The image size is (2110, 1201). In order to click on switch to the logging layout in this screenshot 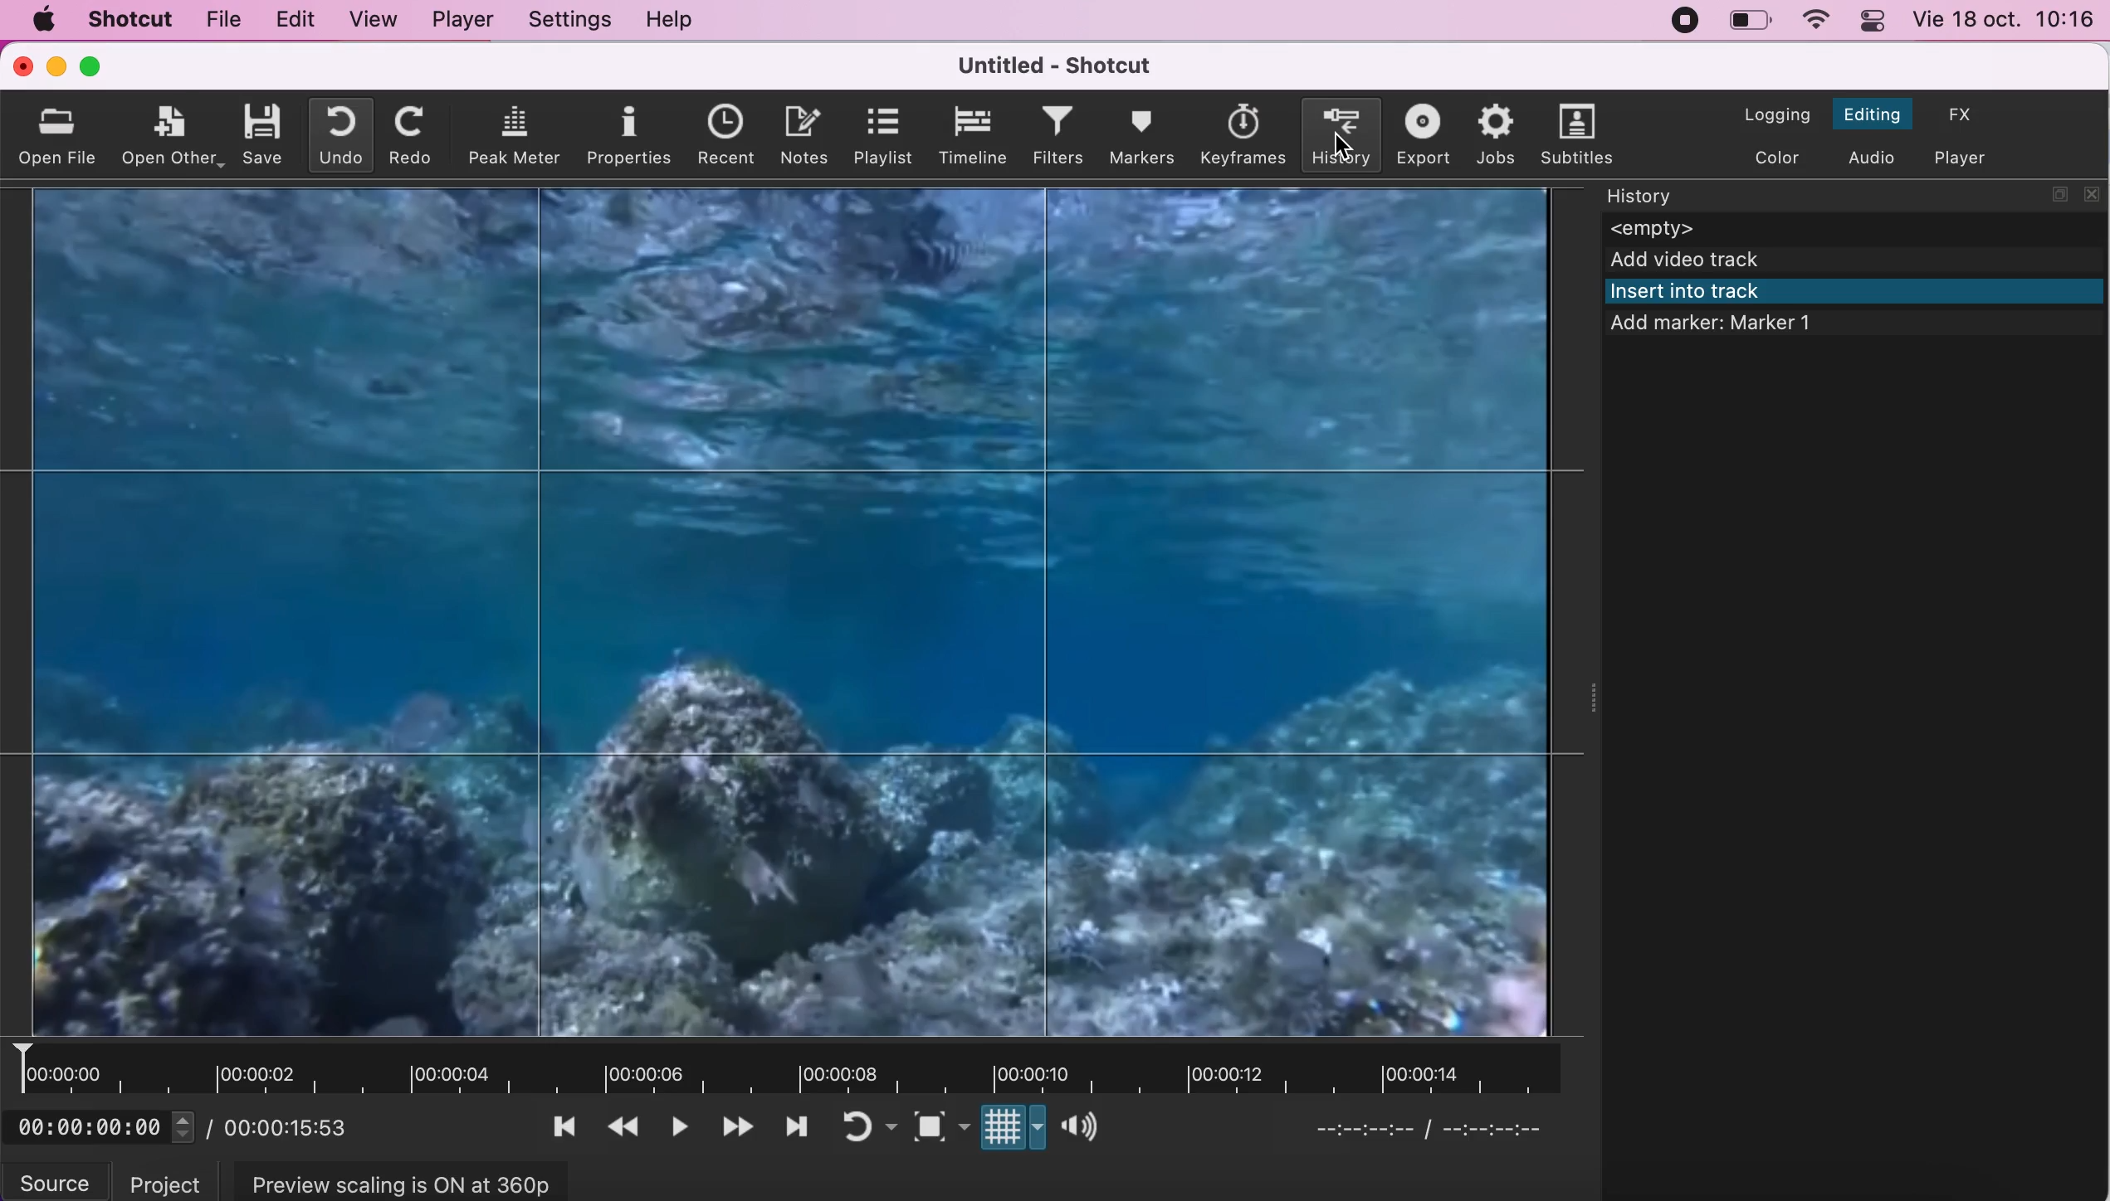, I will do `click(1774, 109)`.